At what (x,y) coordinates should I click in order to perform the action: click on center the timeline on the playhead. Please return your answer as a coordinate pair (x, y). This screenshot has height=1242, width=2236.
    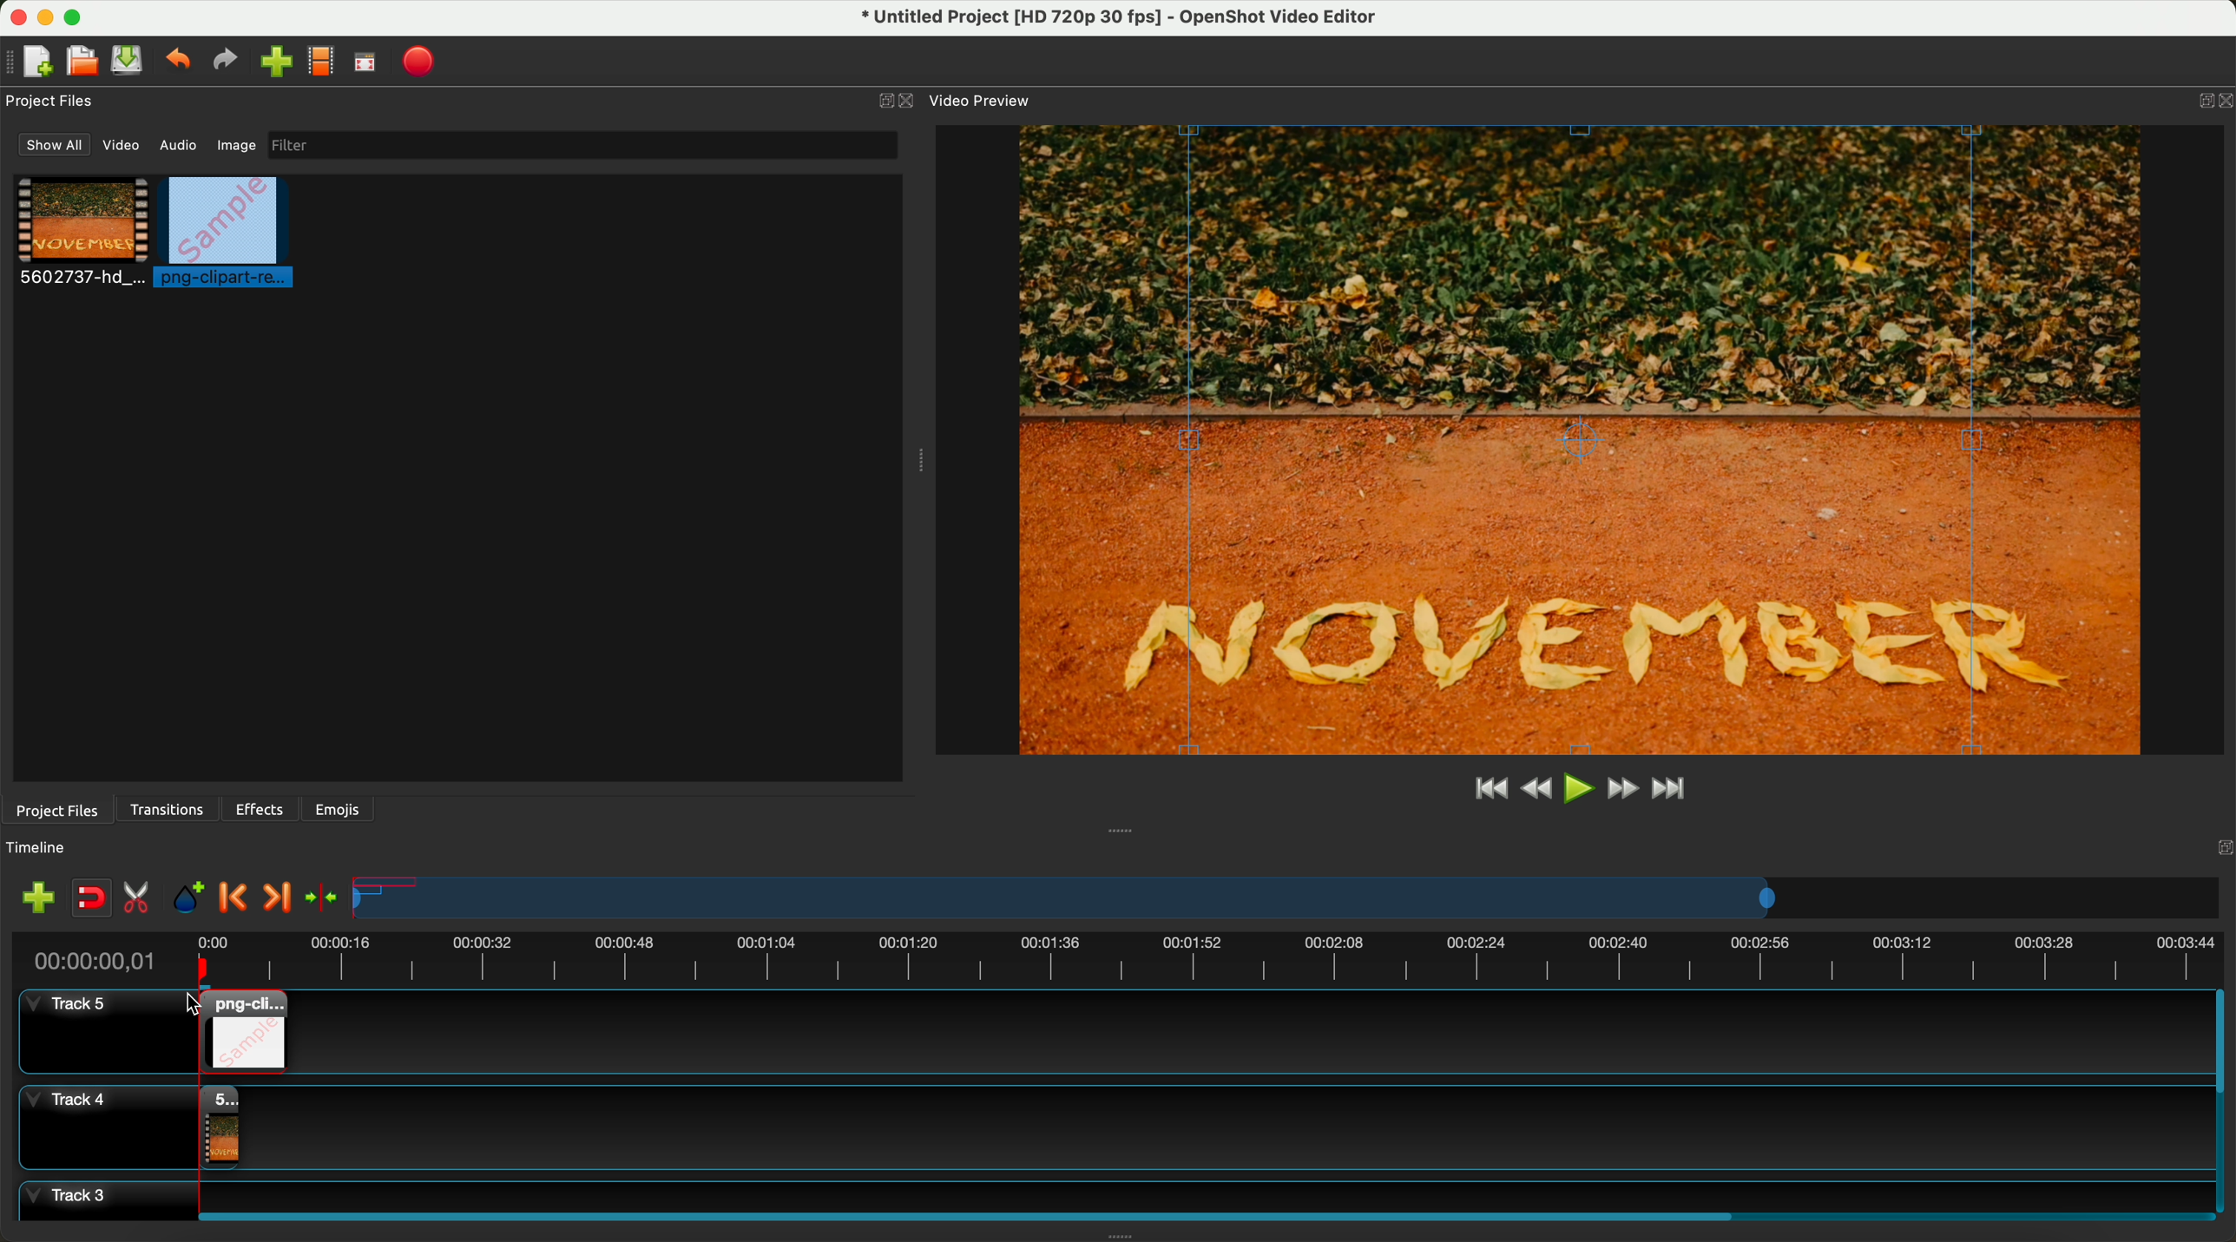
    Looking at the image, I should click on (320, 897).